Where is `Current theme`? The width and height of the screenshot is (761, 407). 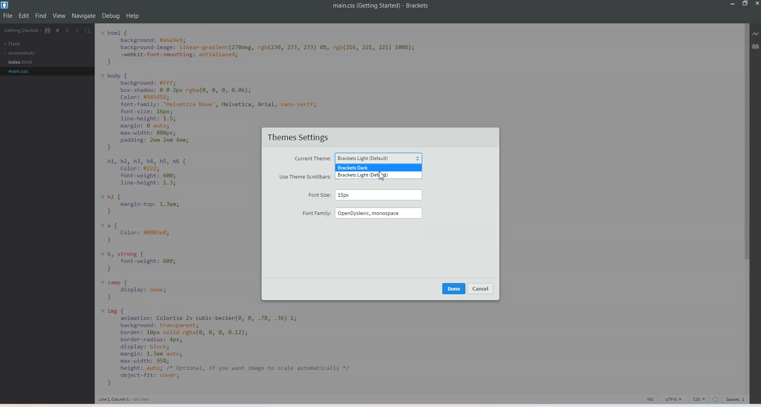 Current theme is located at coordinates (359, 158).